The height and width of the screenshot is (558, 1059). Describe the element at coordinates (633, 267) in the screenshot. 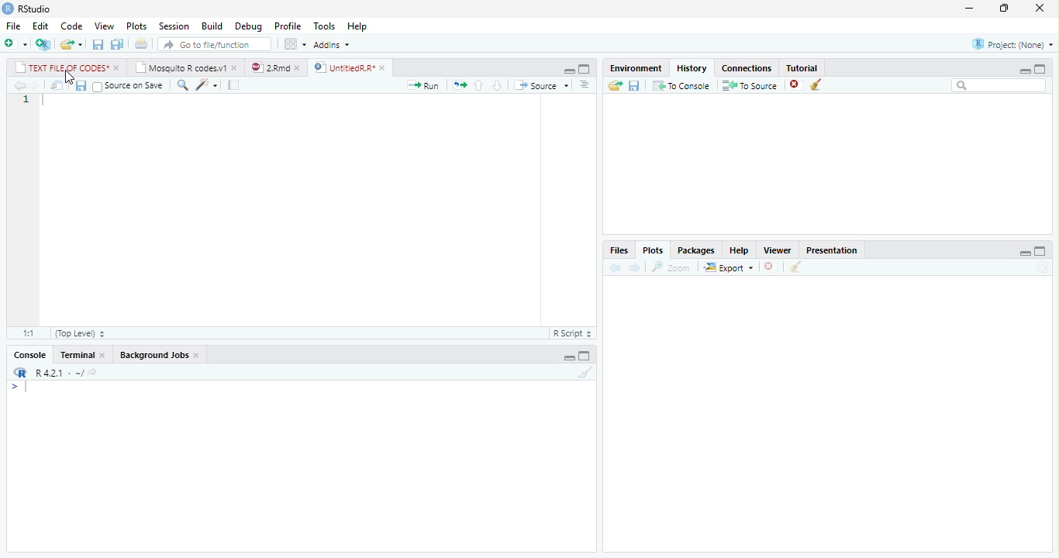

I see `forward` at that location.